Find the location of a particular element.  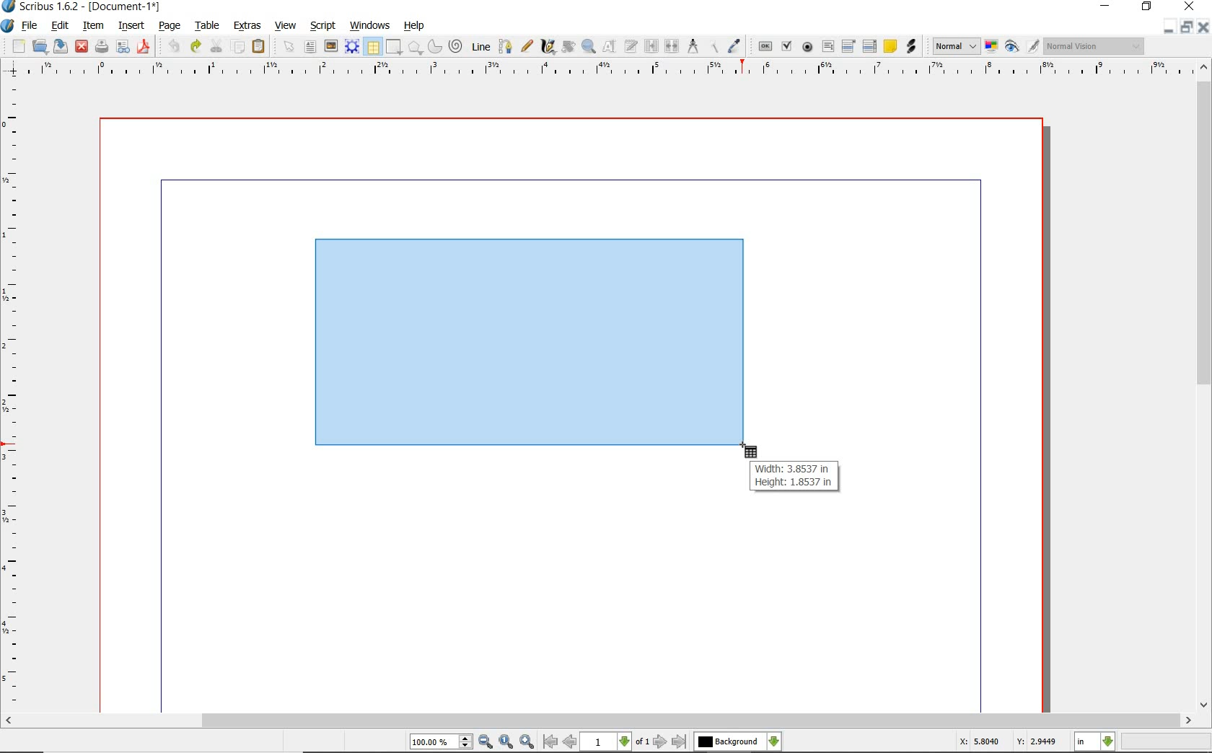

zoom in is located at coordinates (527, 742).